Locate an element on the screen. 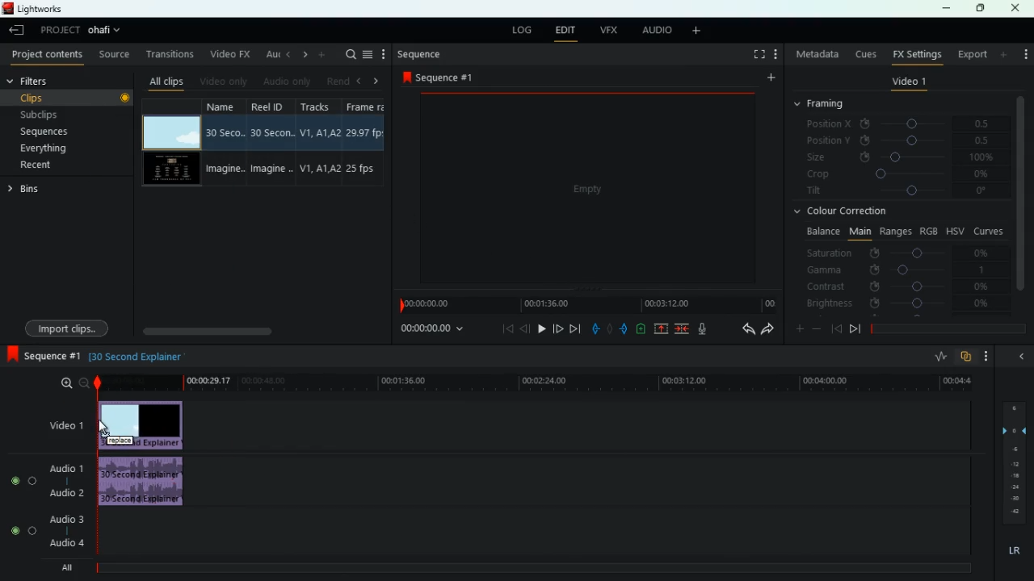 This screenshot has width=1034, height=581. rend is located at coordinates (338, 80).